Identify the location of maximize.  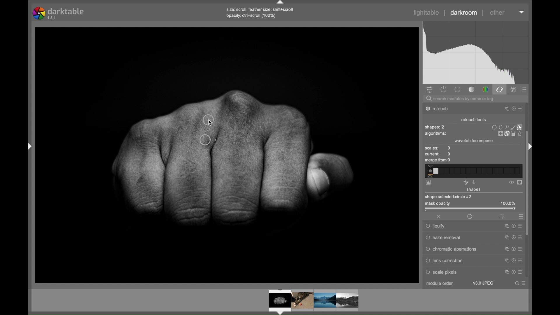
(505, 109).